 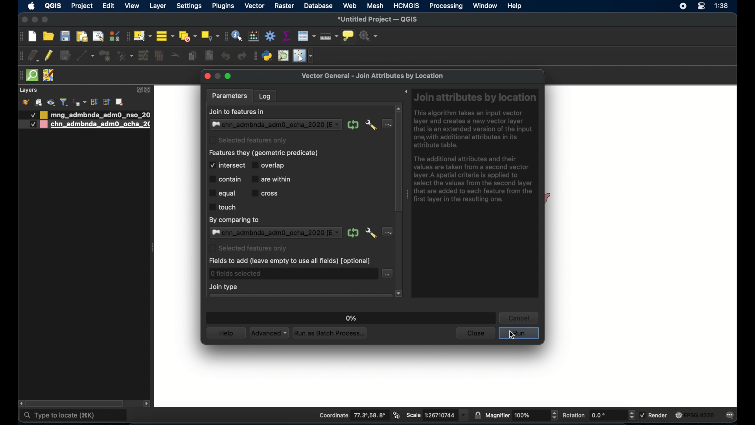 I want to click on equal, so click(x=222, y=193).